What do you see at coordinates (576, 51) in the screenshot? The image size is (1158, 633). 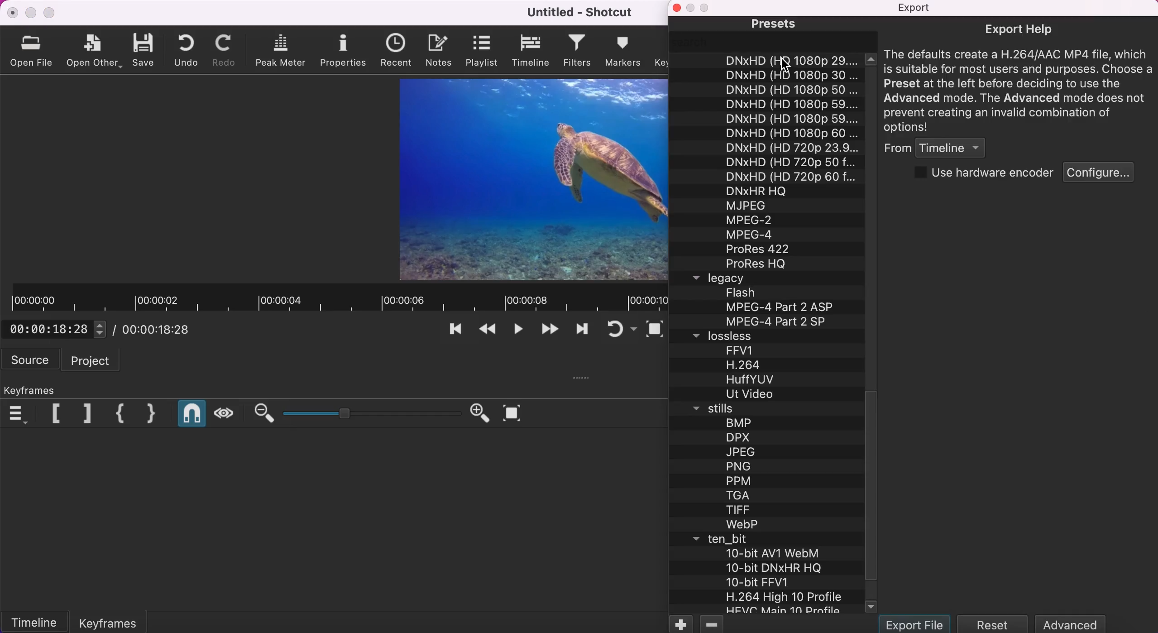 I see `filters` at bounding box center [576, 51].